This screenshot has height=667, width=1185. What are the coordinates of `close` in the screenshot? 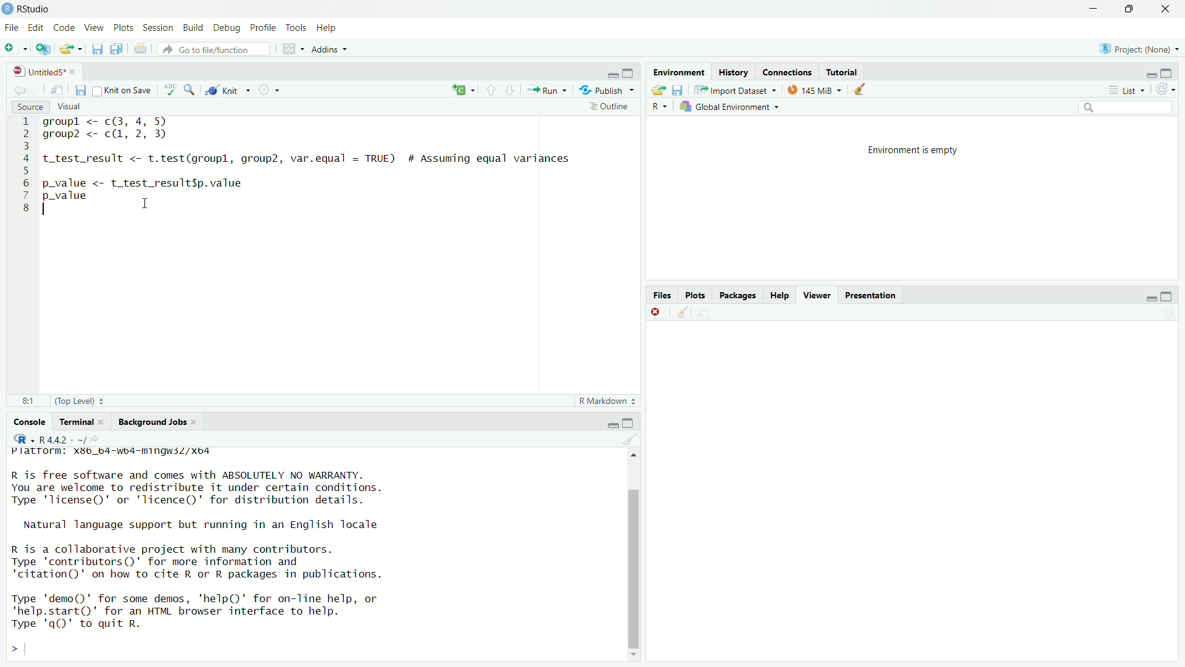 It's located at (657, 312).